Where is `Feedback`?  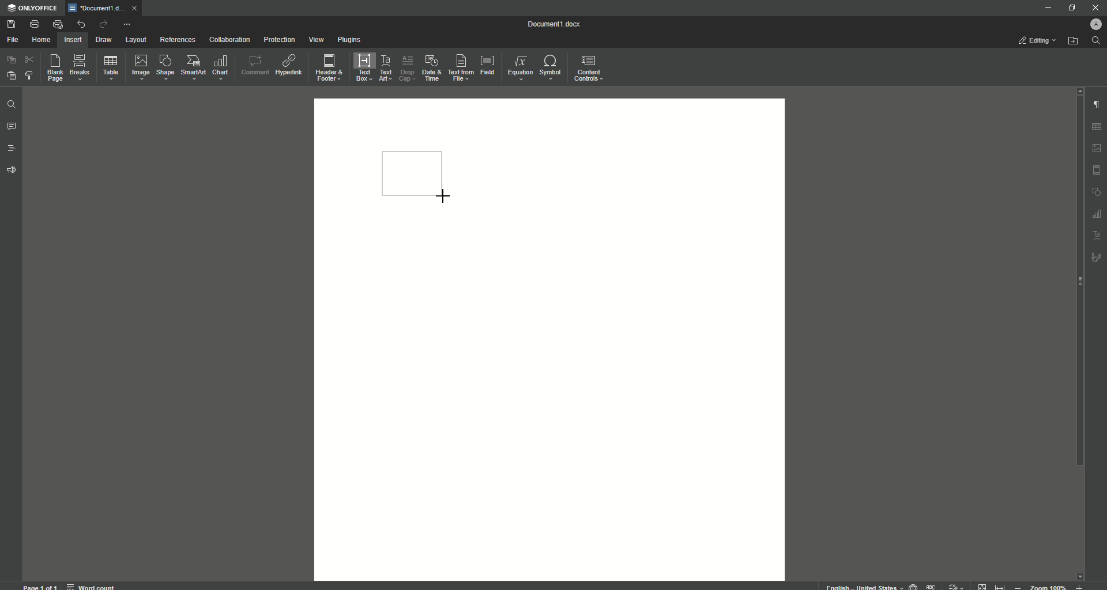 Feedback is located at coordinates (13, 171).